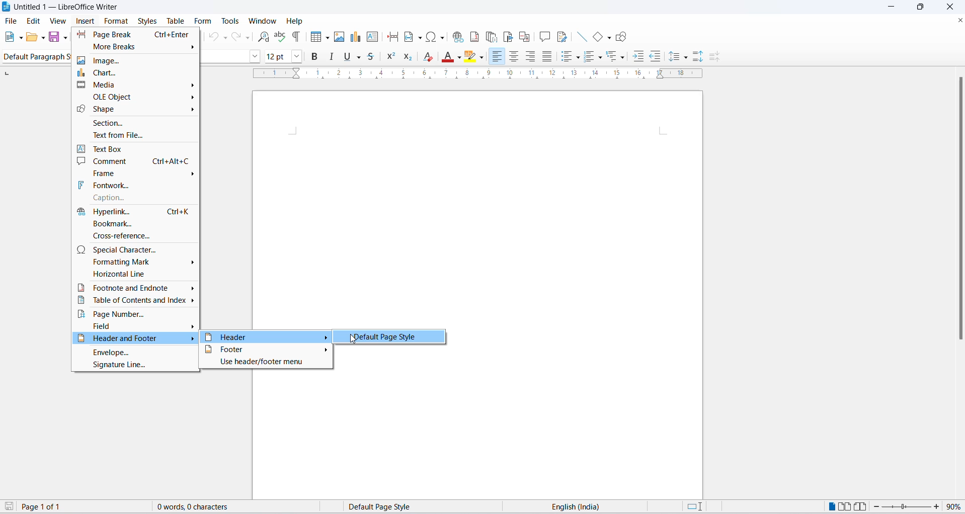  Describe the element at coordinates (135, 134) in the screenshot. I see `TEXT FROM FILE` at that location.